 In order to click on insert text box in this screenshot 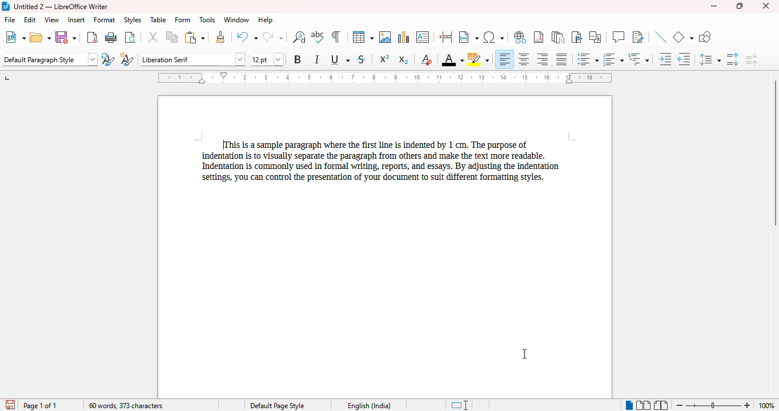, I will do `click(424, 37)`.